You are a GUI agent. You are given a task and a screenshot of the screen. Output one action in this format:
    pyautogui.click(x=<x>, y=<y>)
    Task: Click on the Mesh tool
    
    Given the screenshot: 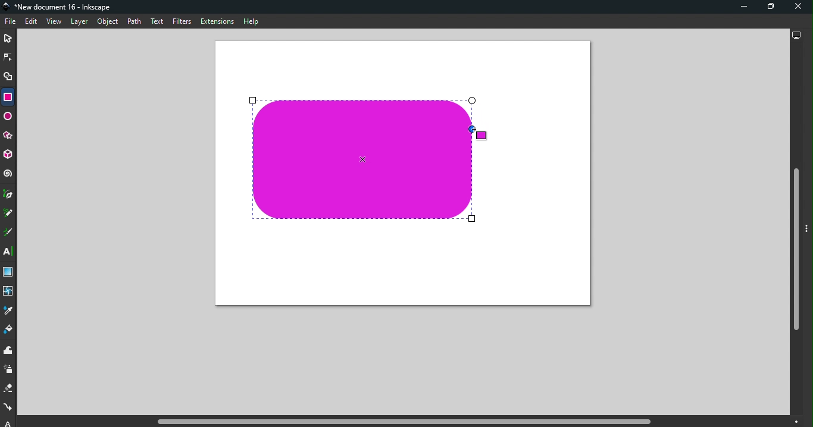 What is the action you would take?
    pyautogui.click(x=9, y=292)
    